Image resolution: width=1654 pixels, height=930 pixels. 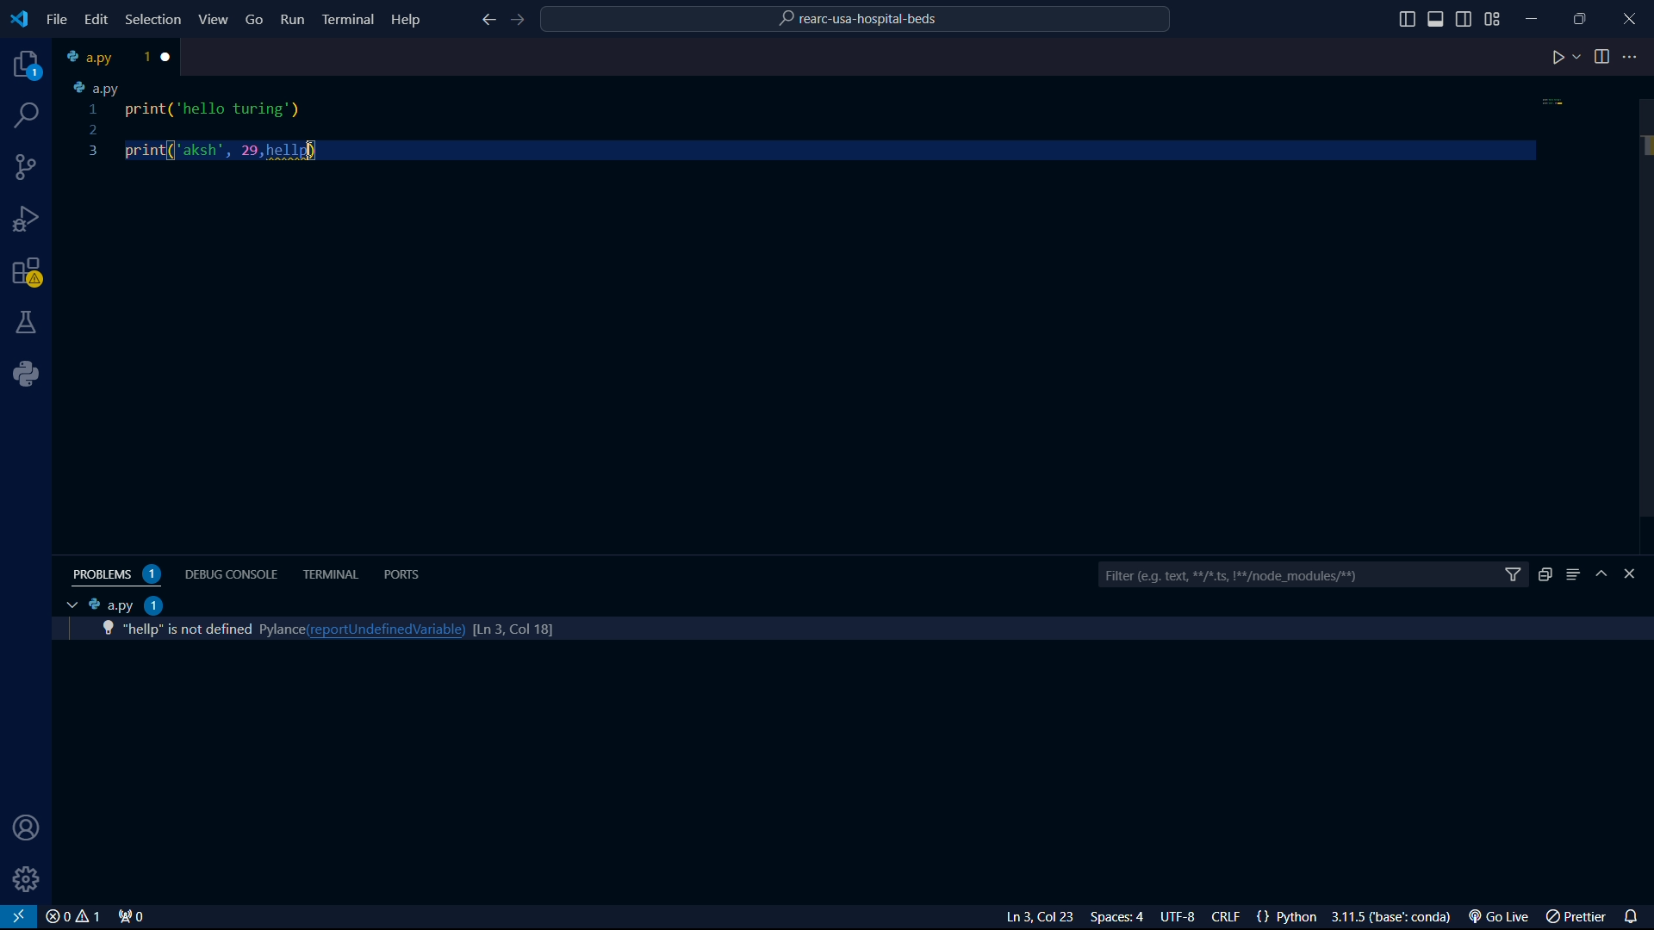 I want to click on bug, so click(x=30, y=215).